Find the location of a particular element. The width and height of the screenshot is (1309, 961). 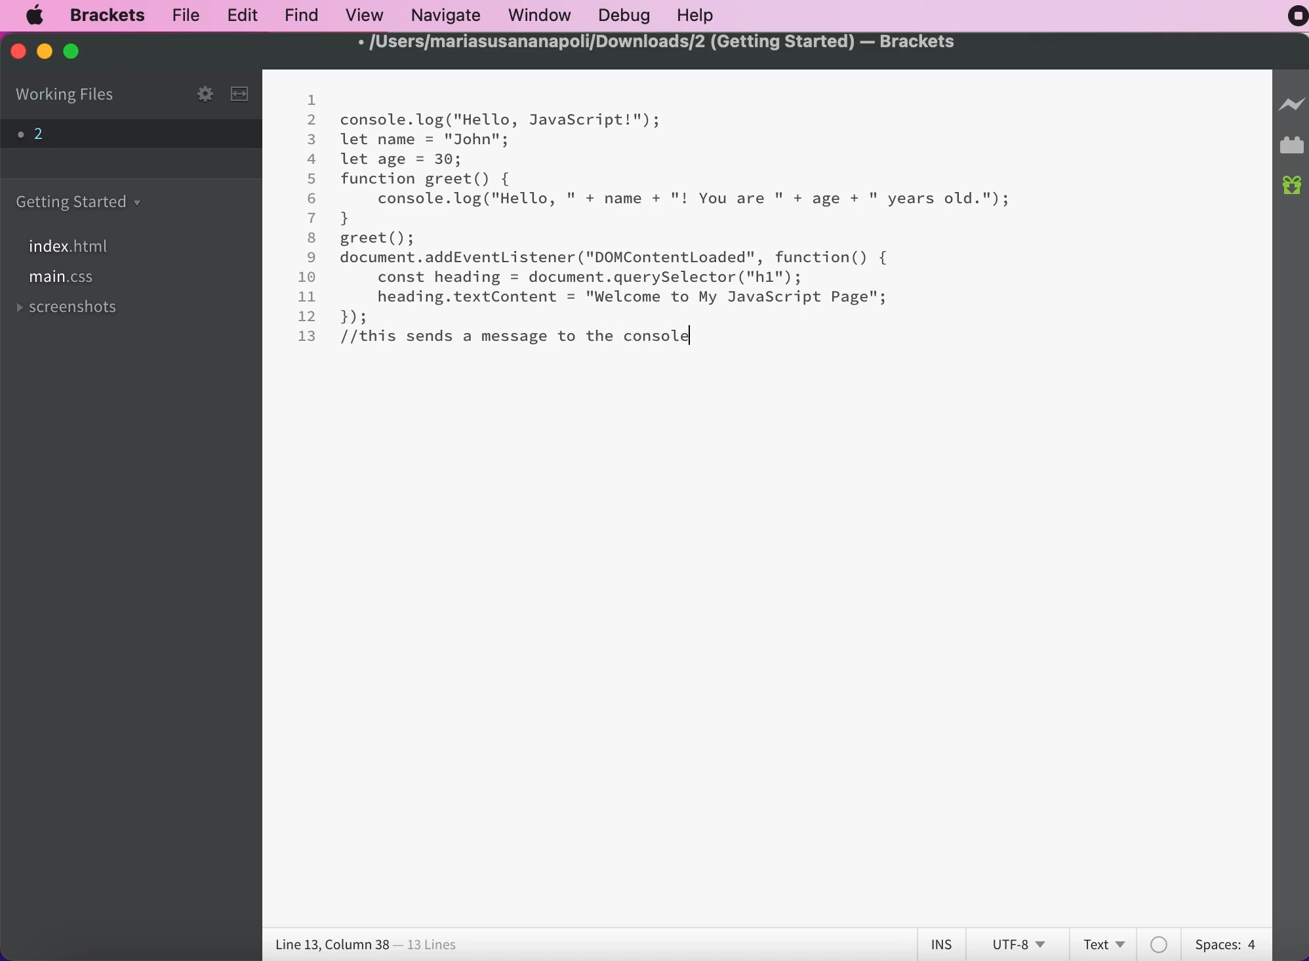

view is located at coordinates (363, 15).